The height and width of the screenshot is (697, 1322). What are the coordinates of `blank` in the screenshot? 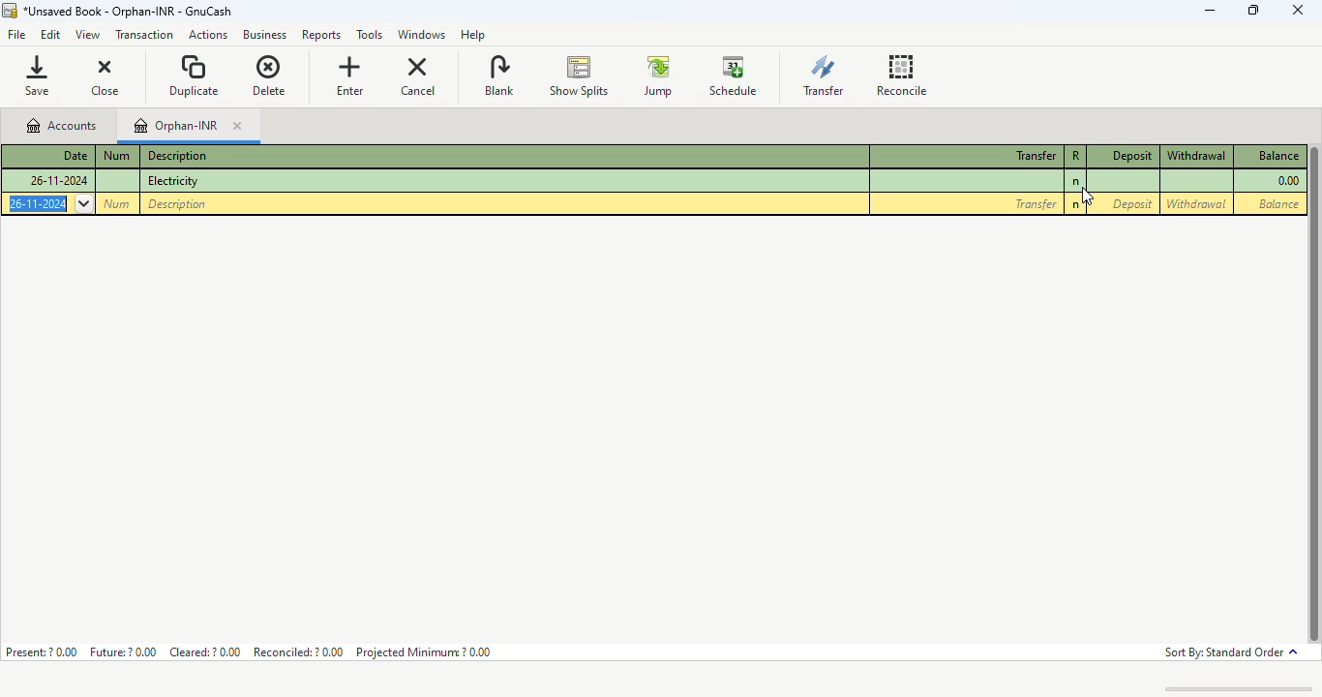 It's located at (498, 75).